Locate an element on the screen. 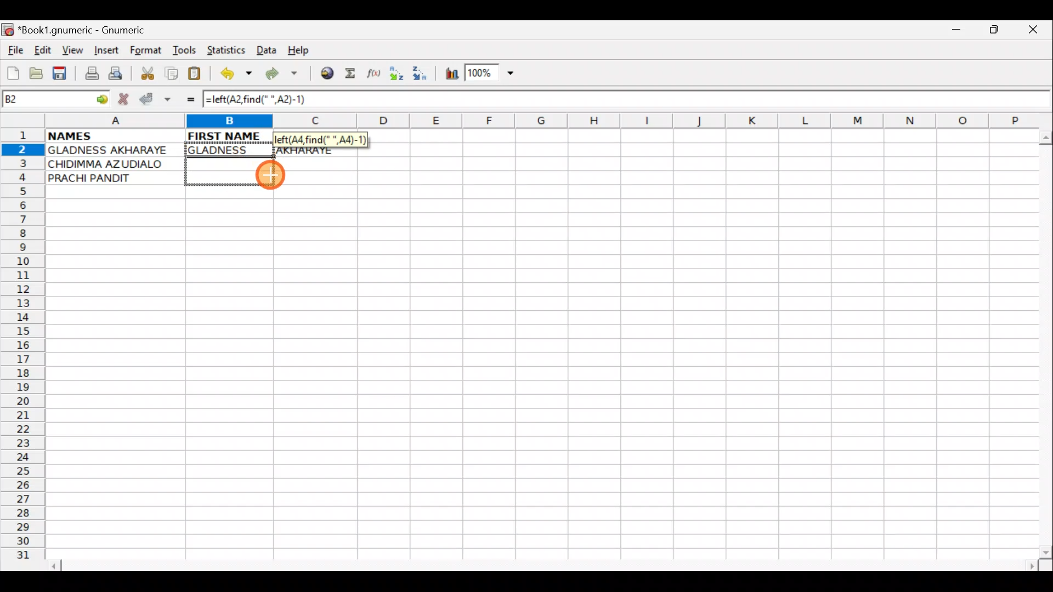  go to is located at coordinates (101, 98).